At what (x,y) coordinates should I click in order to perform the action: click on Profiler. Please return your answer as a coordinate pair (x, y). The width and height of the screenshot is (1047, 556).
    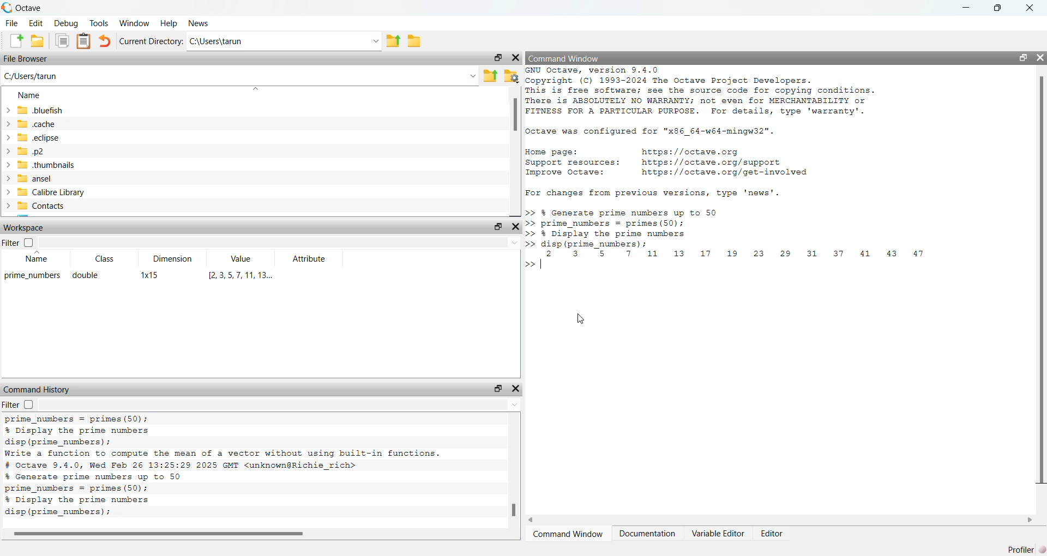
    Looking at the image, I should click on (1026, 549).